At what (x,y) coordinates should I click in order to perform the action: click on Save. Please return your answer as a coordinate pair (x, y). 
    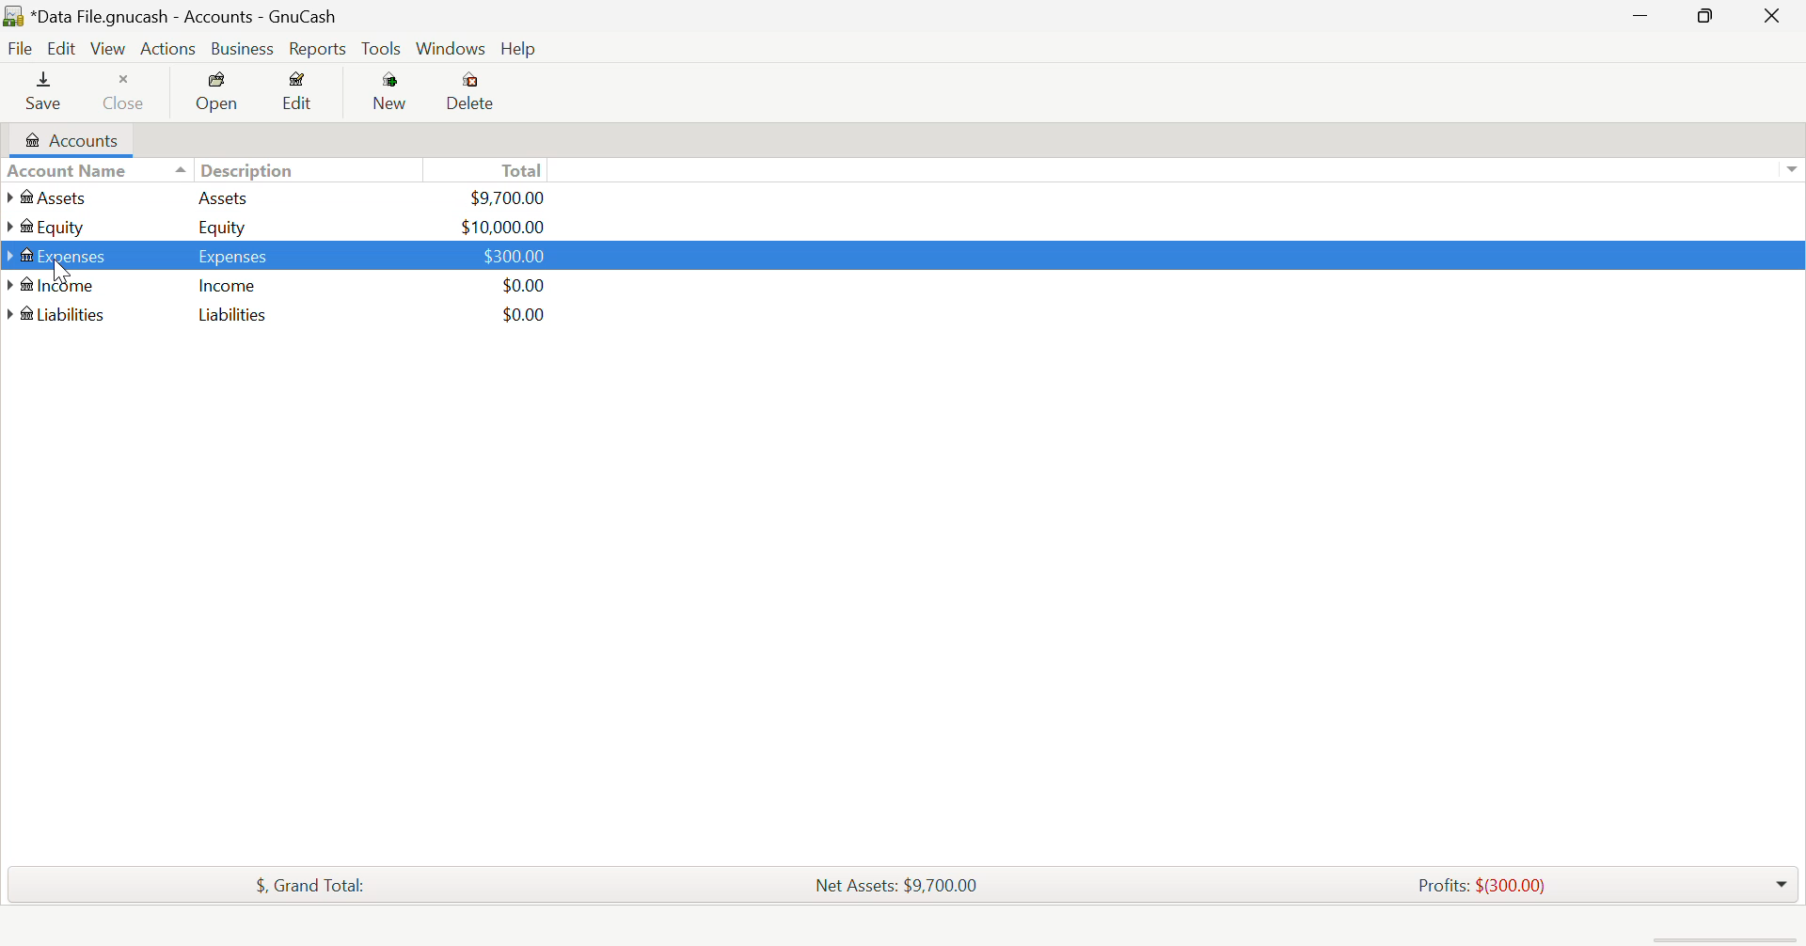
    Looking at the image, I should click on (45, 92).